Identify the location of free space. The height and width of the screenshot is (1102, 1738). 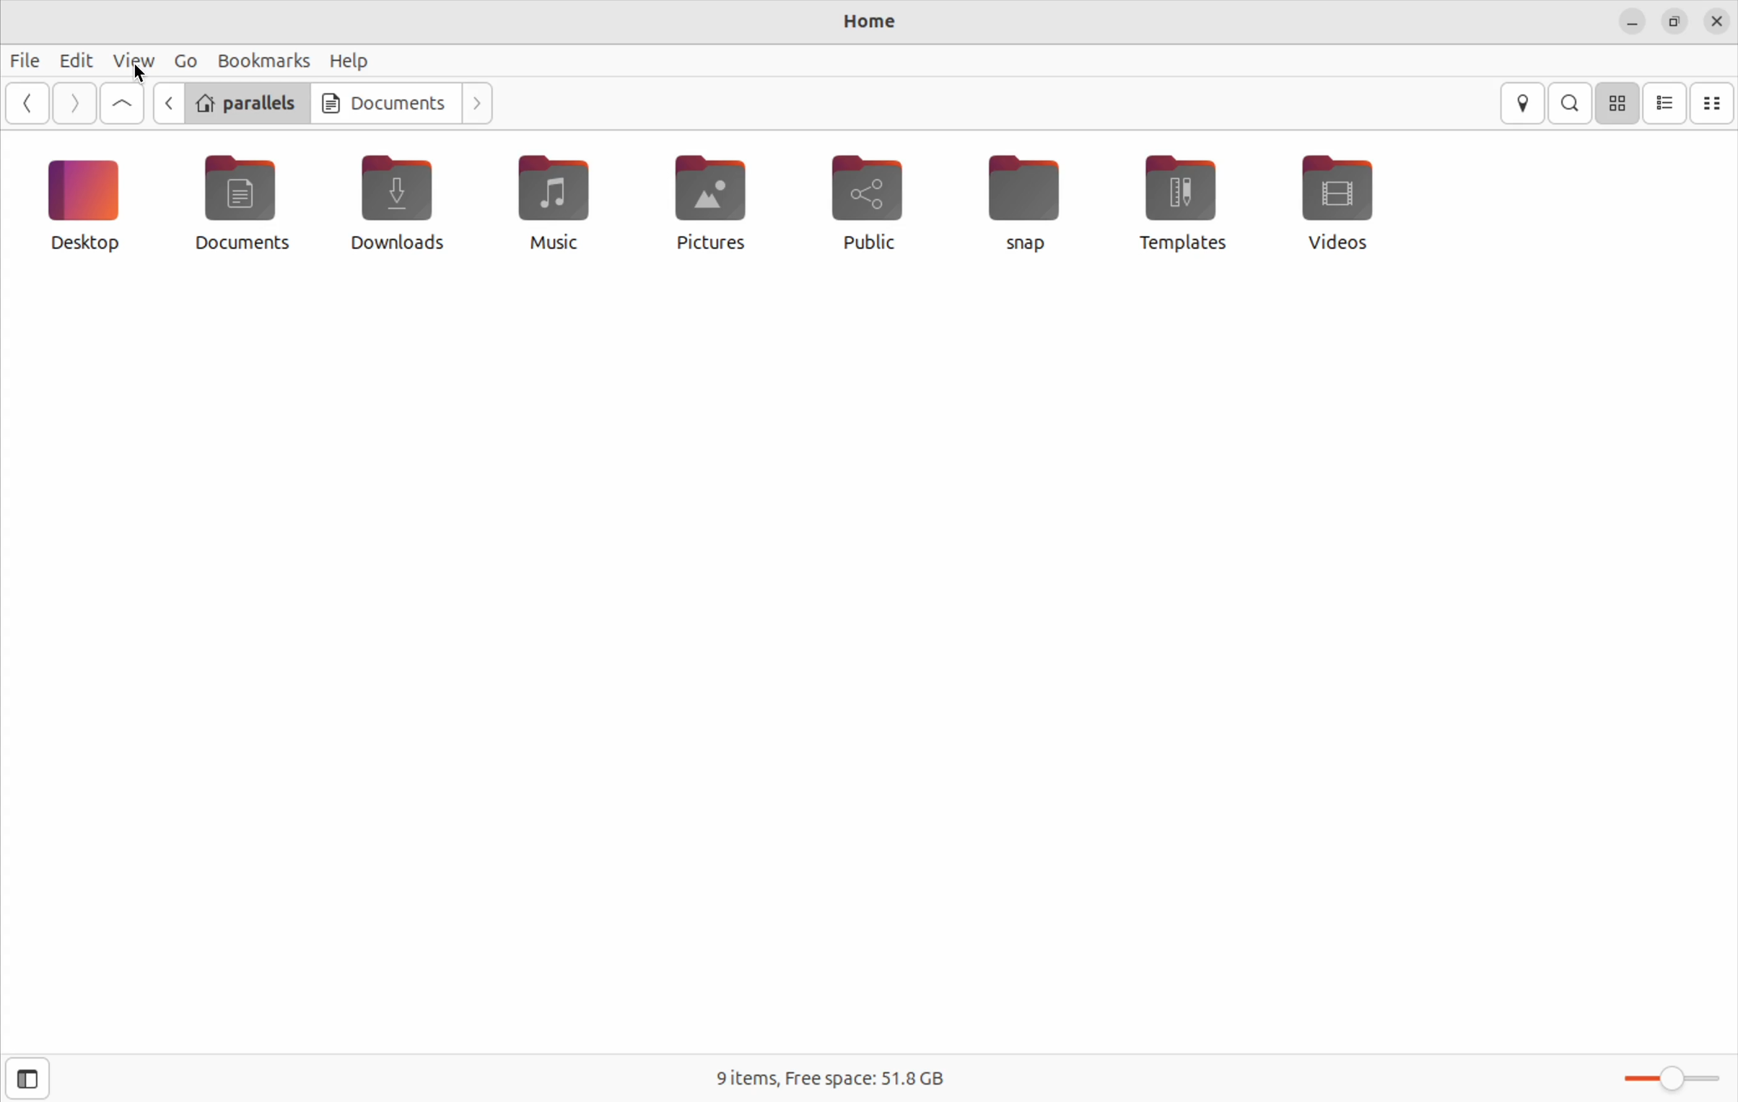
(825, 1078).